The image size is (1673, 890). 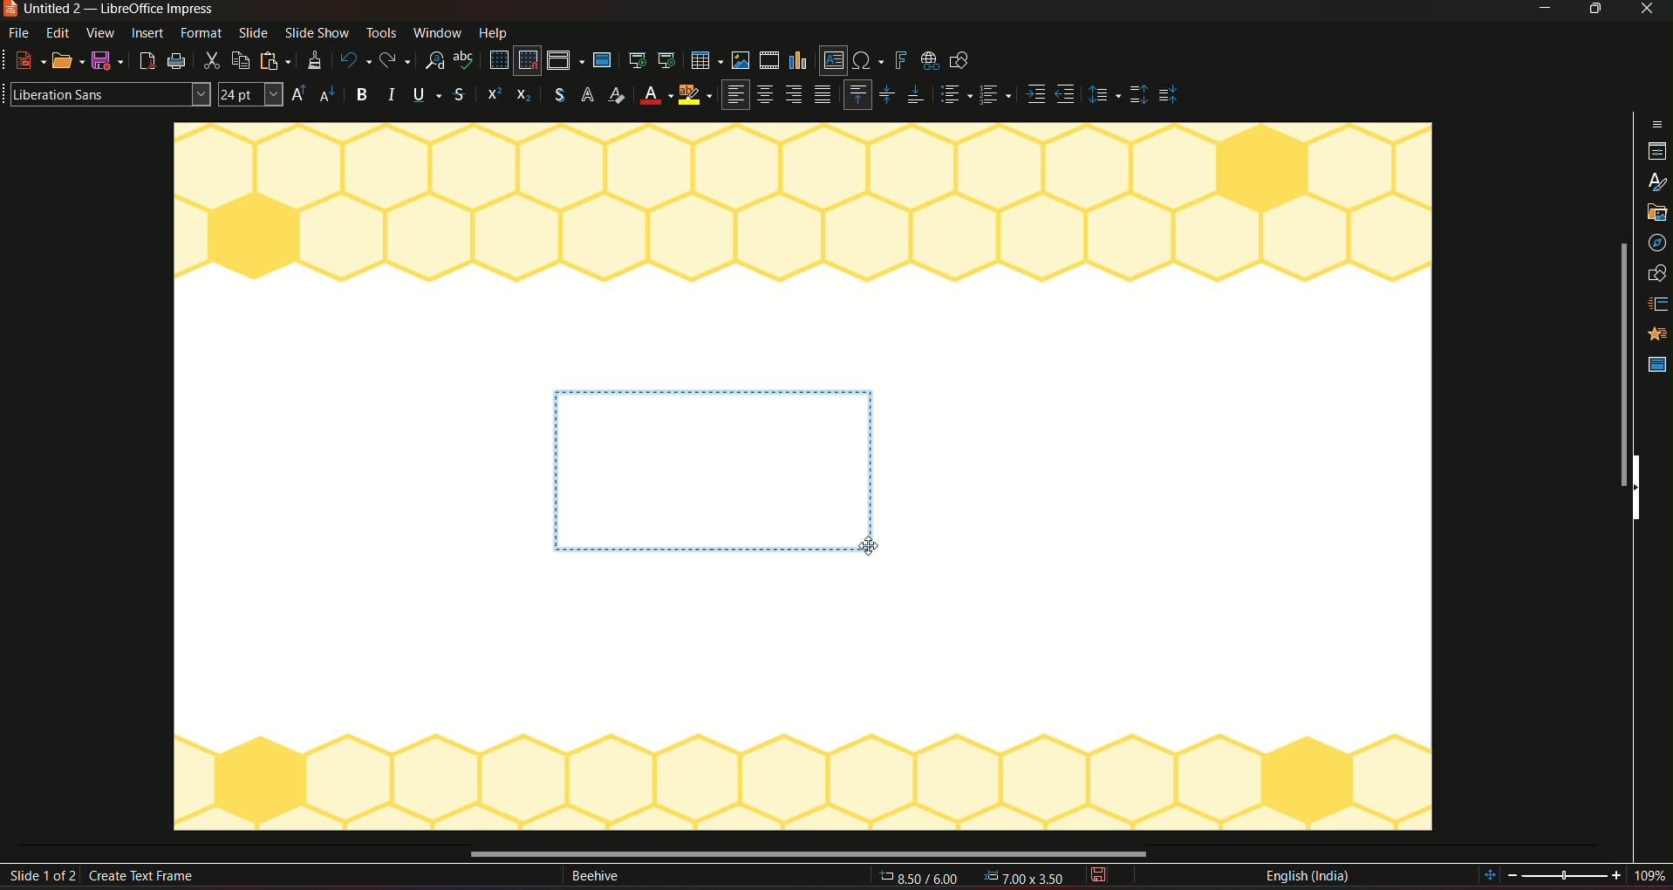 I want to click on insert chart, so click(x=800, y=59).